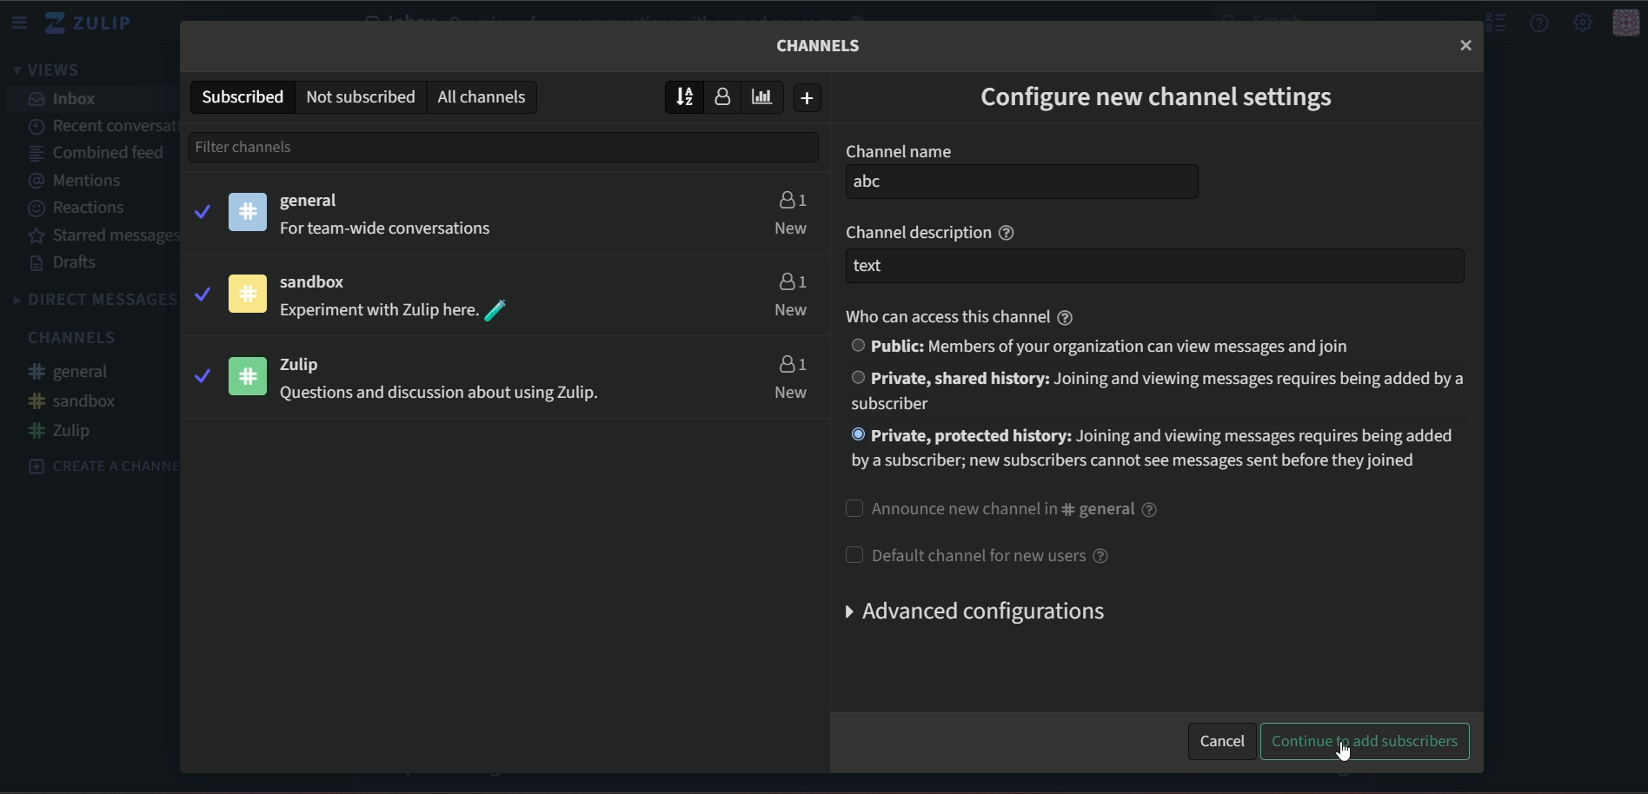 The image size is (1648, 794). Describe the element at coordinates (1465, 44) in the screenshot. I see `close` at that location.